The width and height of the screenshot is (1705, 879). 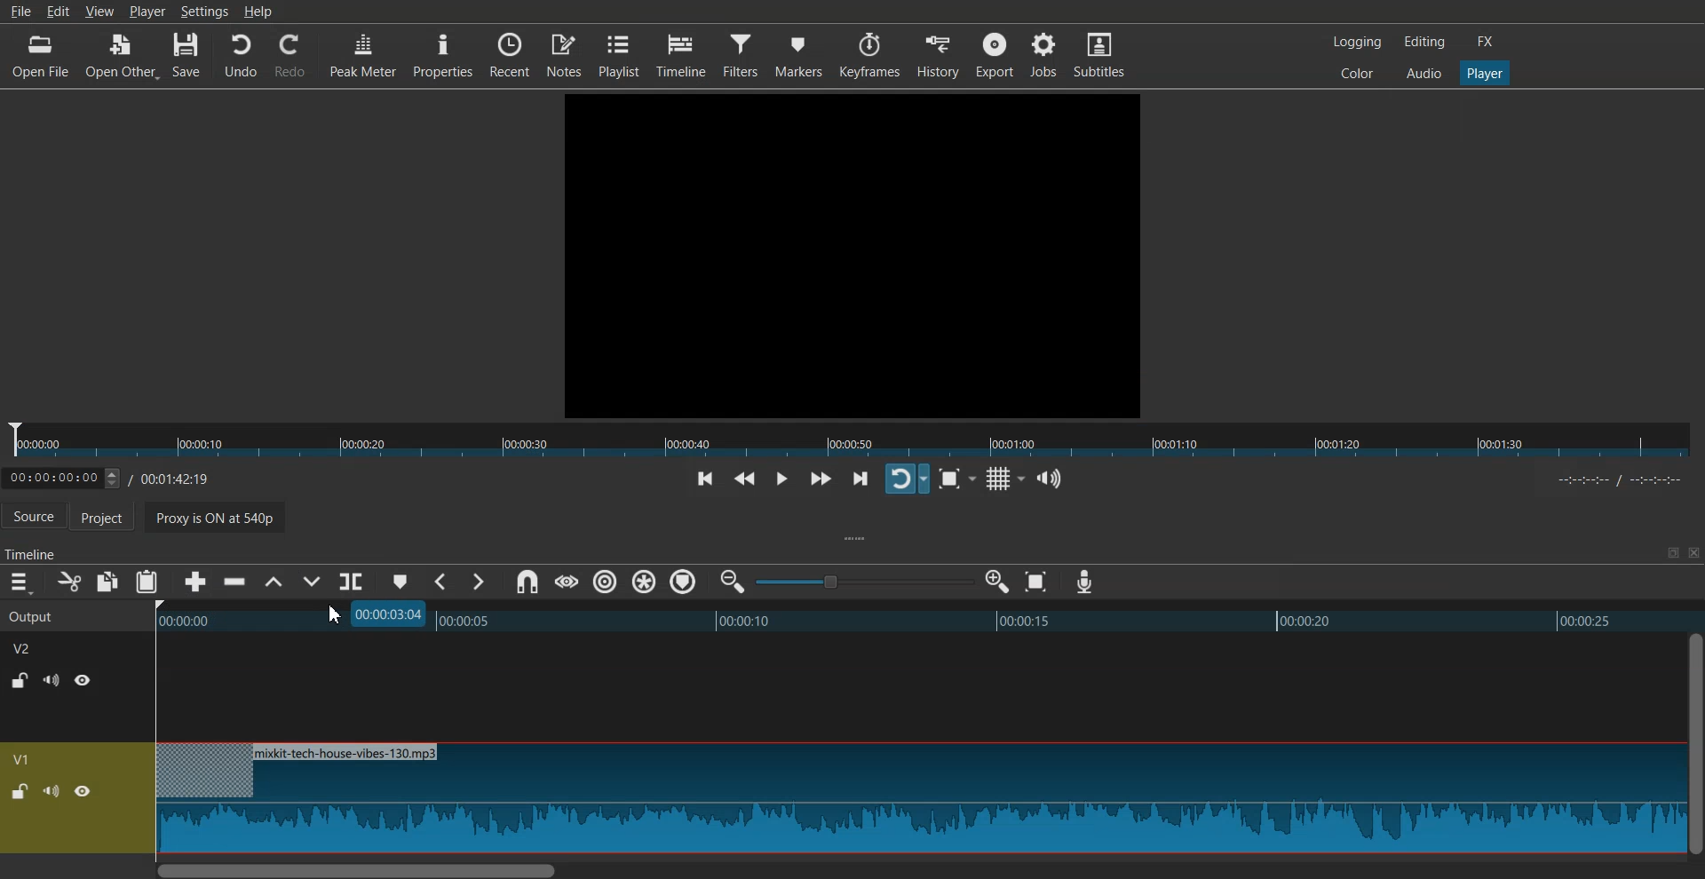 I want to click on Colors, so click(x=1357, y=72).